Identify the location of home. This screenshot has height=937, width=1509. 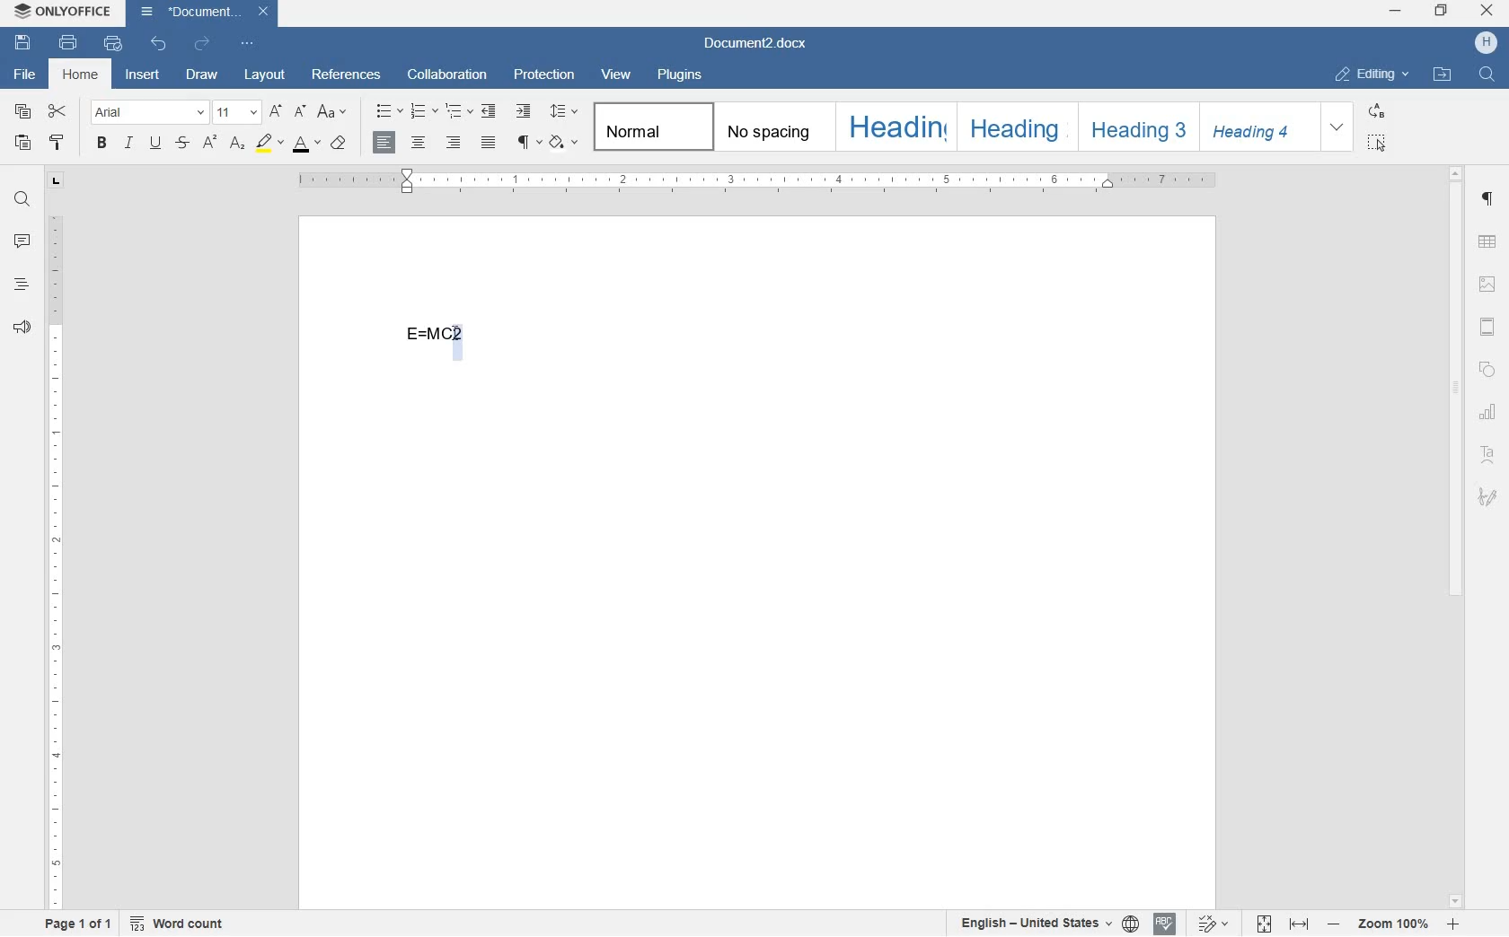
(79, 76).